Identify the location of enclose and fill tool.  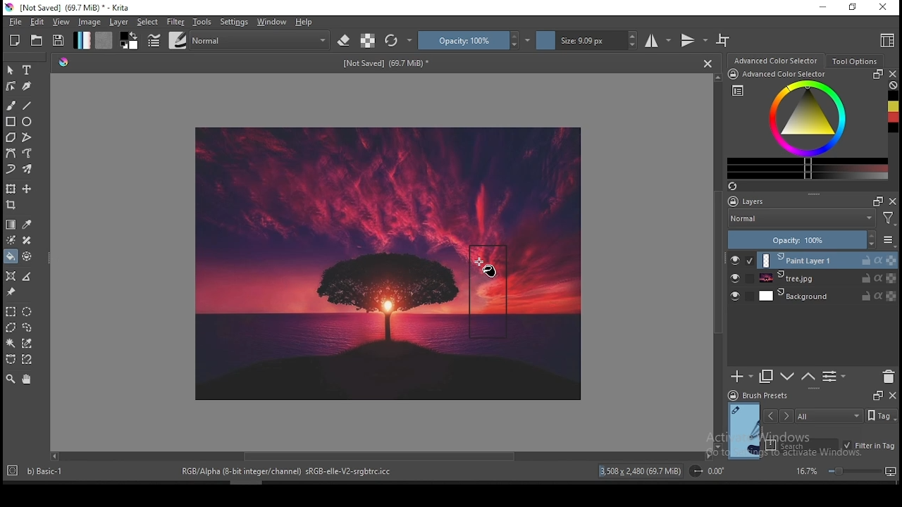
(29, 256).